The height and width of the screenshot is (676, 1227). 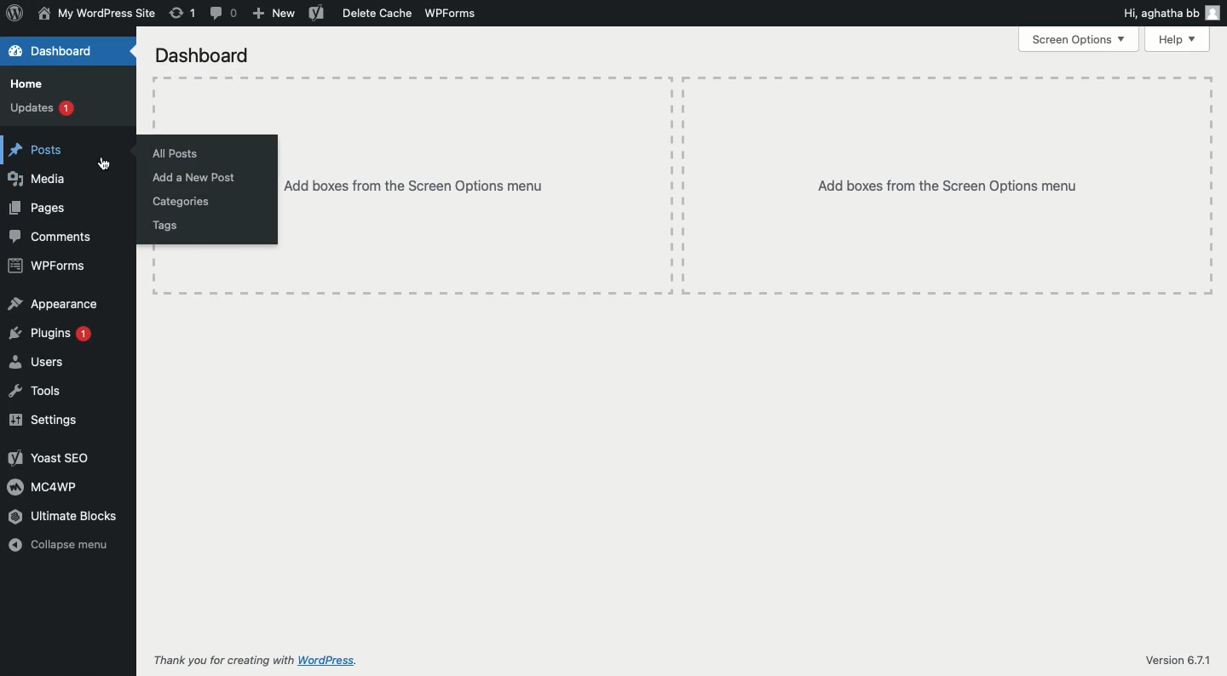 I want to click on Yoast, so click(x=315, y=13).